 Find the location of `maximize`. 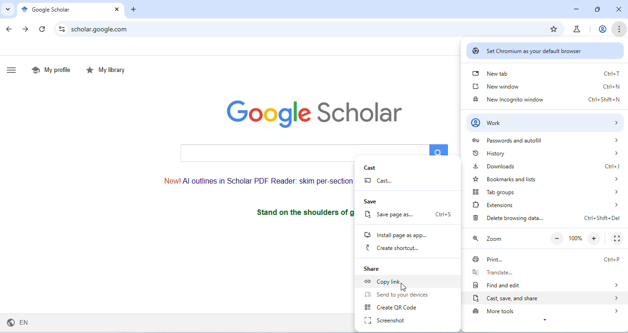

maximize is located at coordinates (597, 10).